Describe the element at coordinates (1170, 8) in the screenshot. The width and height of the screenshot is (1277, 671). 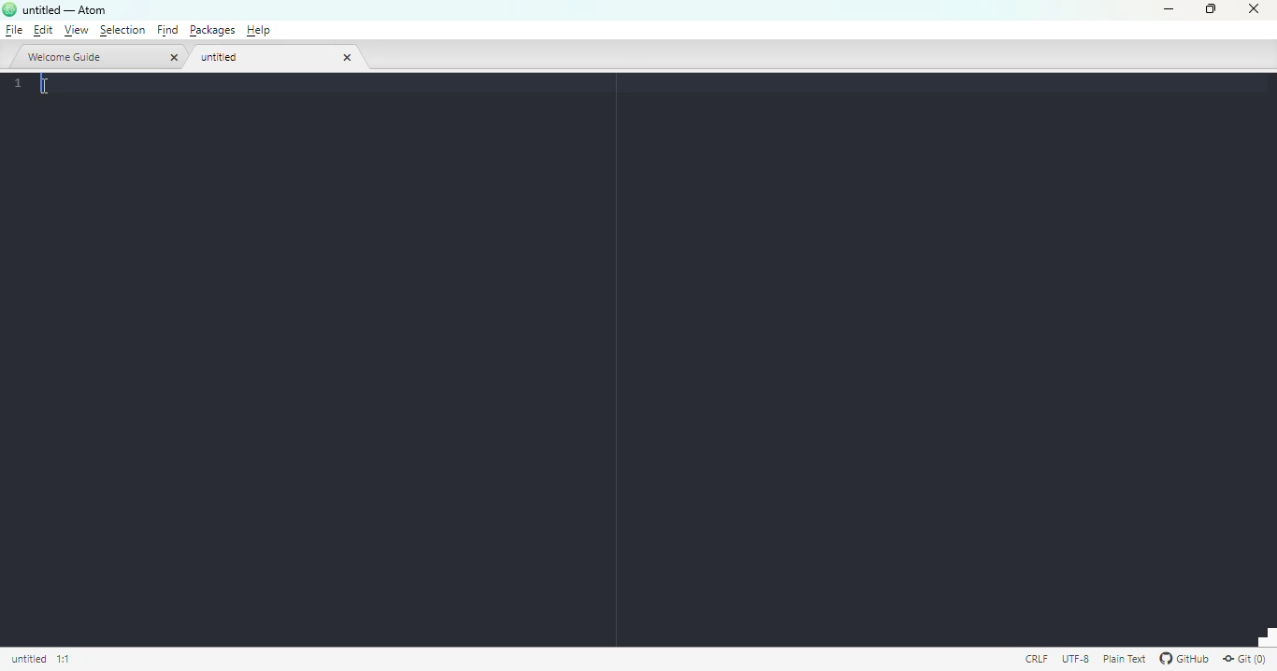
I see `minimize` at that location.